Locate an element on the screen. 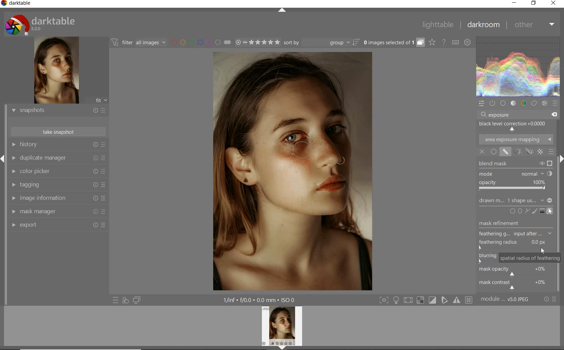 This screenshot has width=564, height=350. scrollbar is located at coordinates (558, 182).